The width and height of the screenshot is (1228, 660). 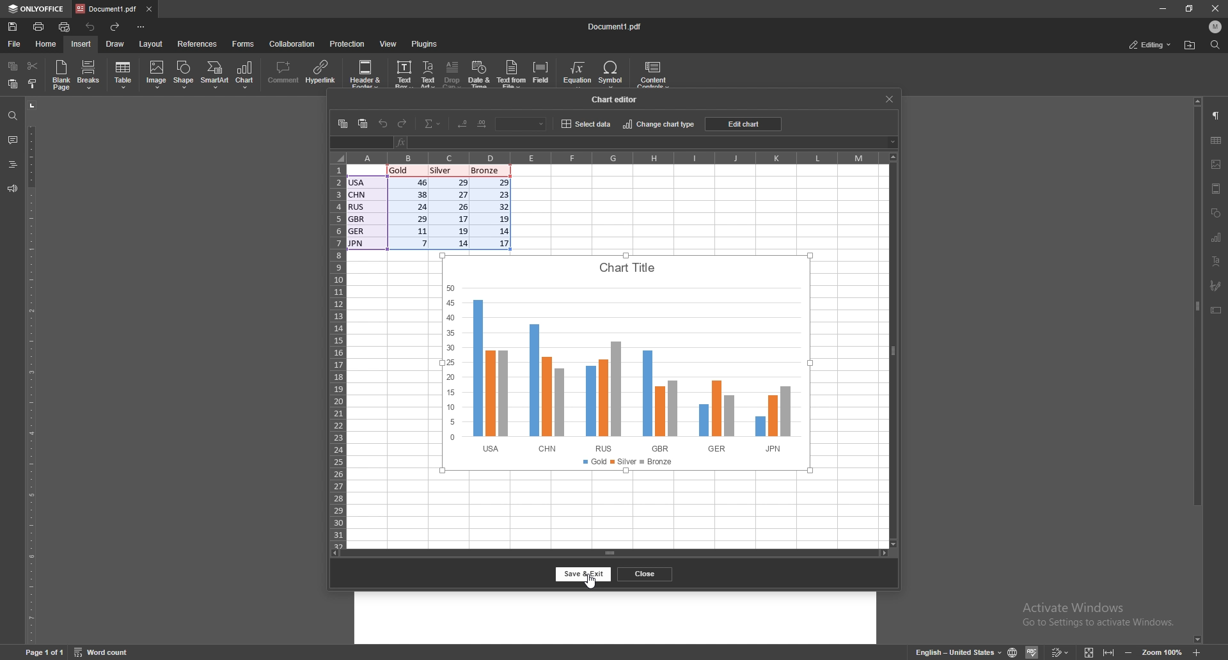 What do you see at coordinates (425, 44) in the screenshot?
I see `plugins` at bounding box center [425, 44].